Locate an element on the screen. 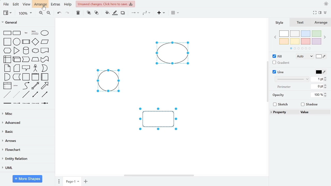 The image size is (331, 186). 100% is located at coordinates (25, 13).